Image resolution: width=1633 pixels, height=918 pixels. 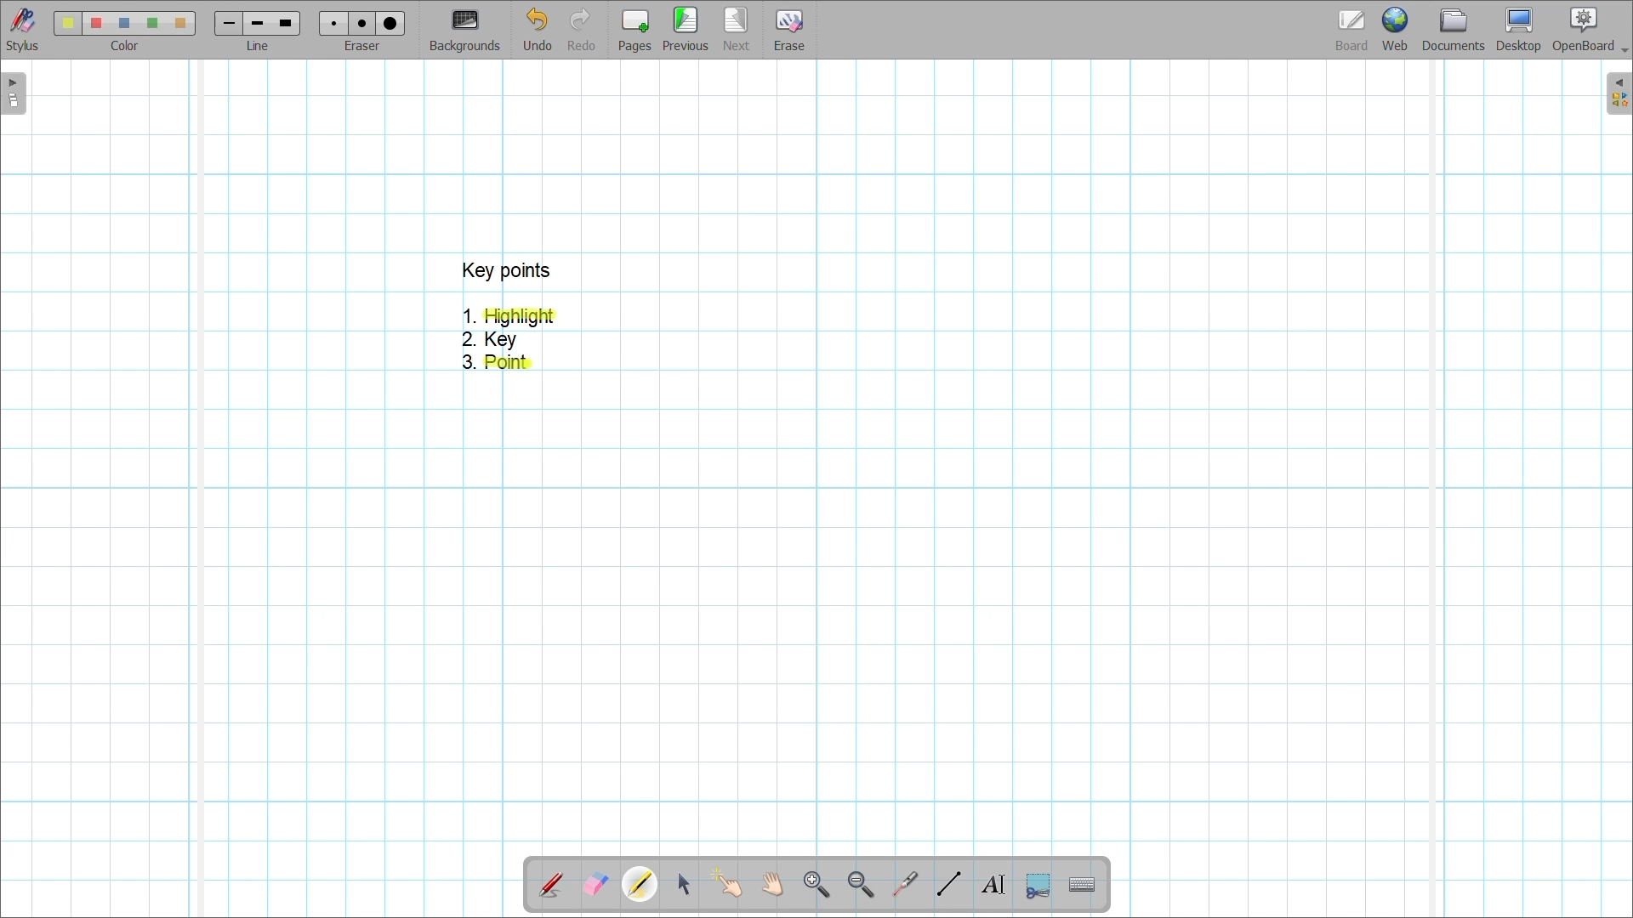 What do you see at coordinates (993, 885) in the screenshot?
I see `Write text` at bounding box center [993, 885].